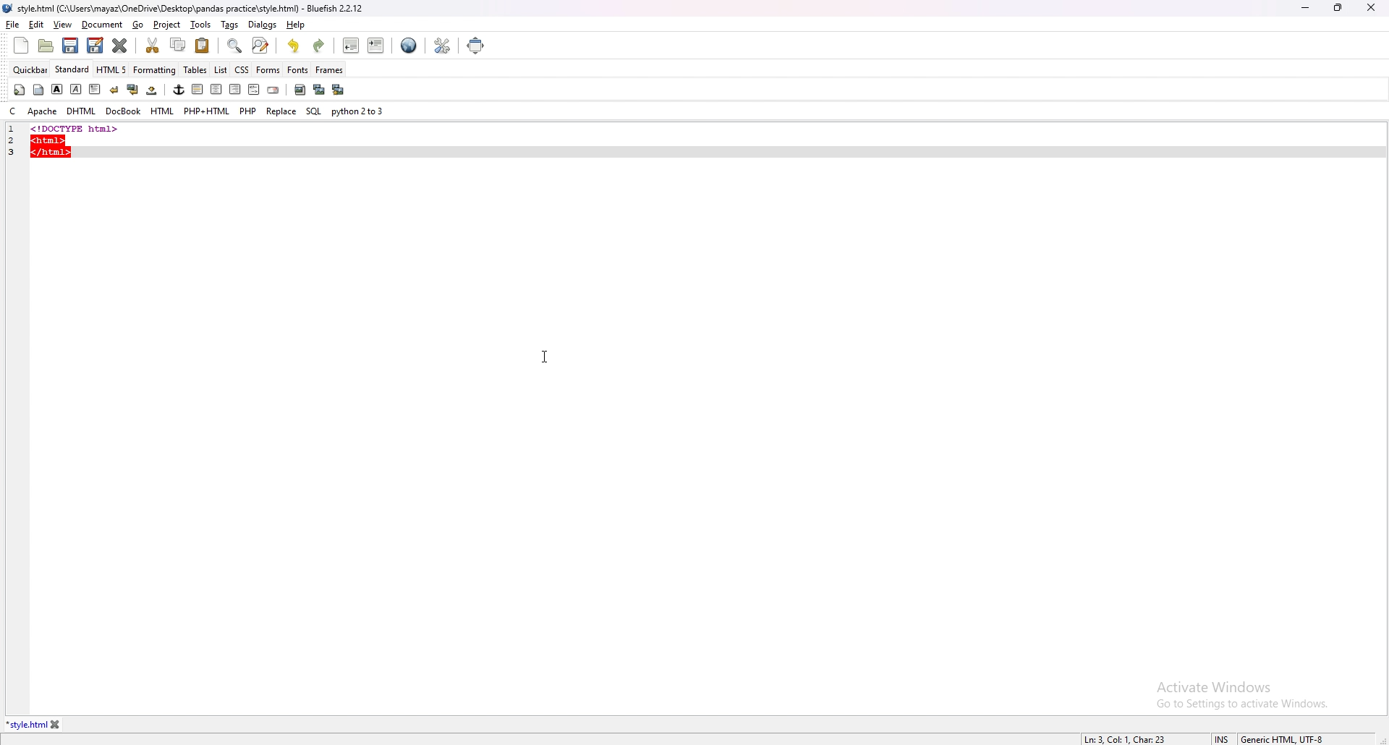 The width and height of the screenshot is (1389, 745). Describe the element at coordinates (52, 146) in the screenshot. I see `code` at that location.